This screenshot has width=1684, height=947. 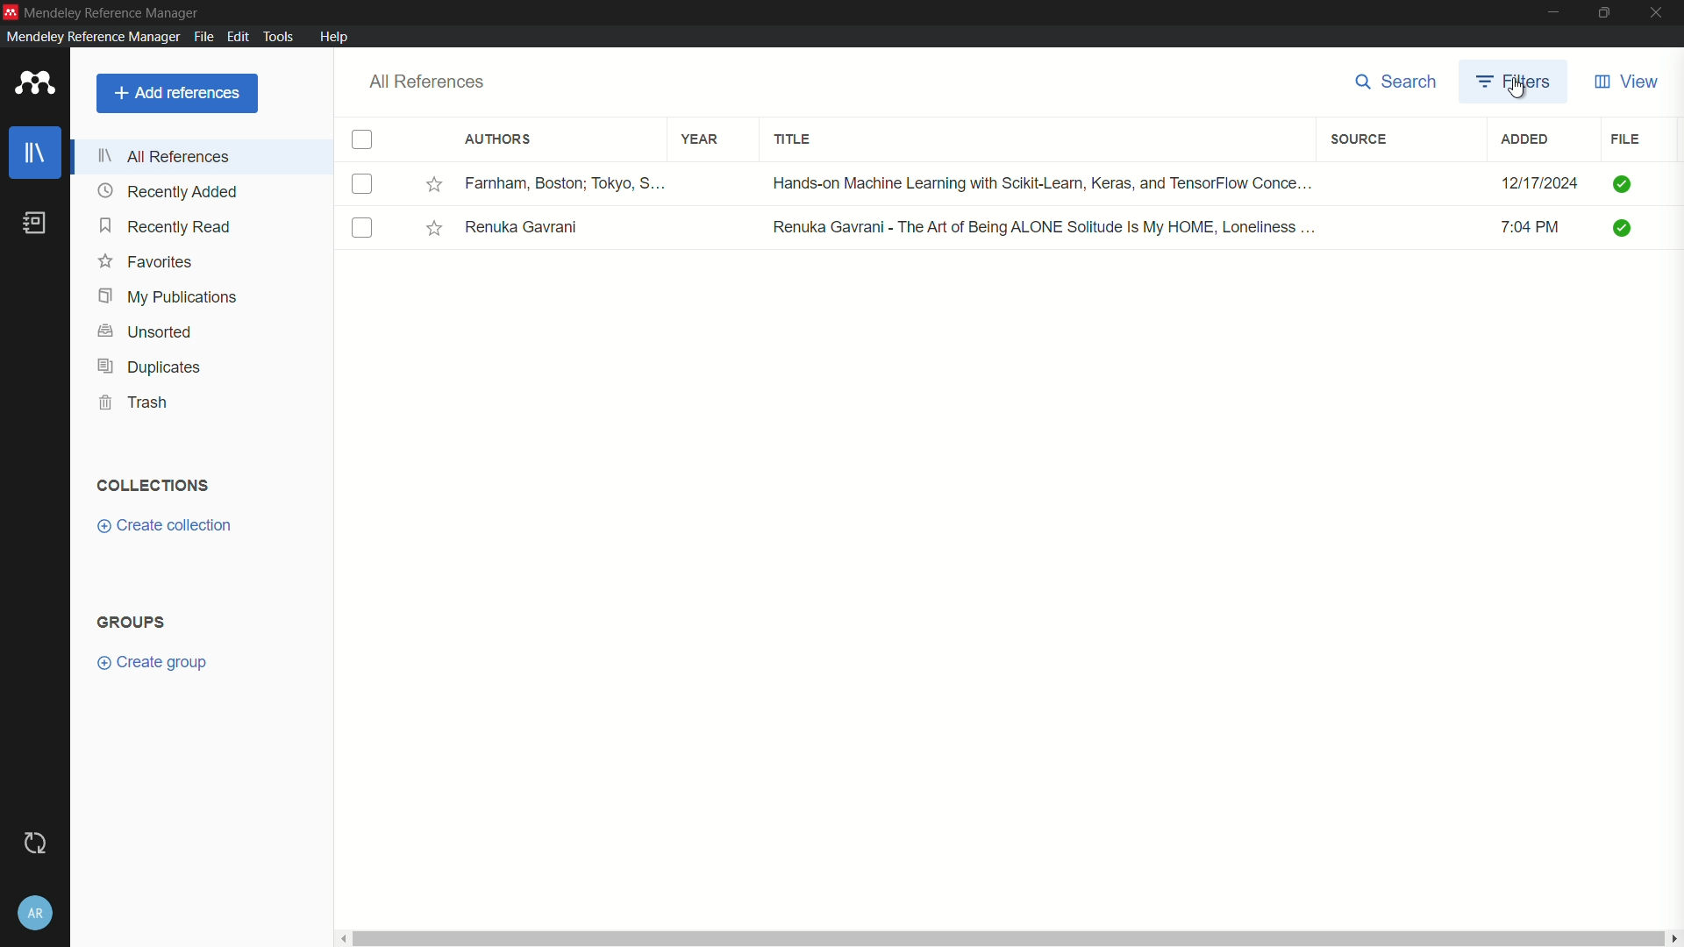 What do you see at coordinates (277, 37) in the screenshot?
I see `tools menu` at bounding box center [277, 37].